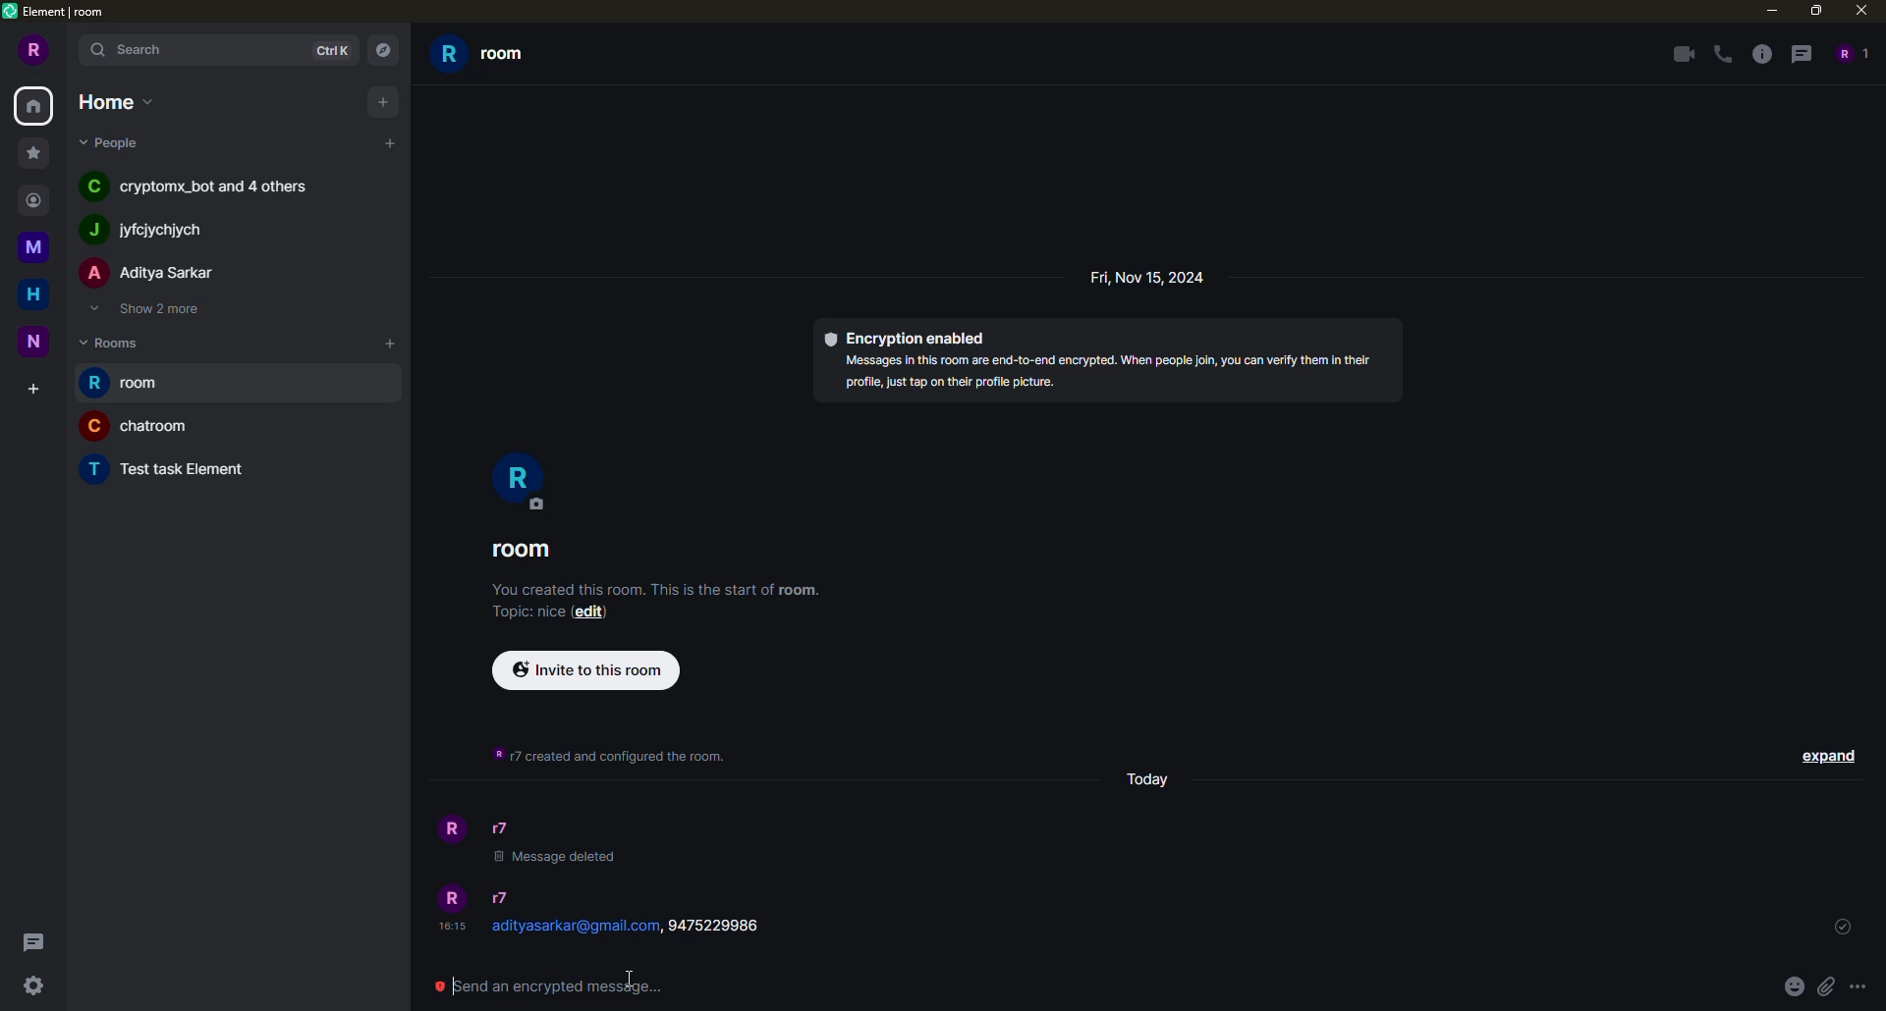  What do you see at coordinates (171, 468) in the screenshot?
I see `room` at bounding box center [171, 468].